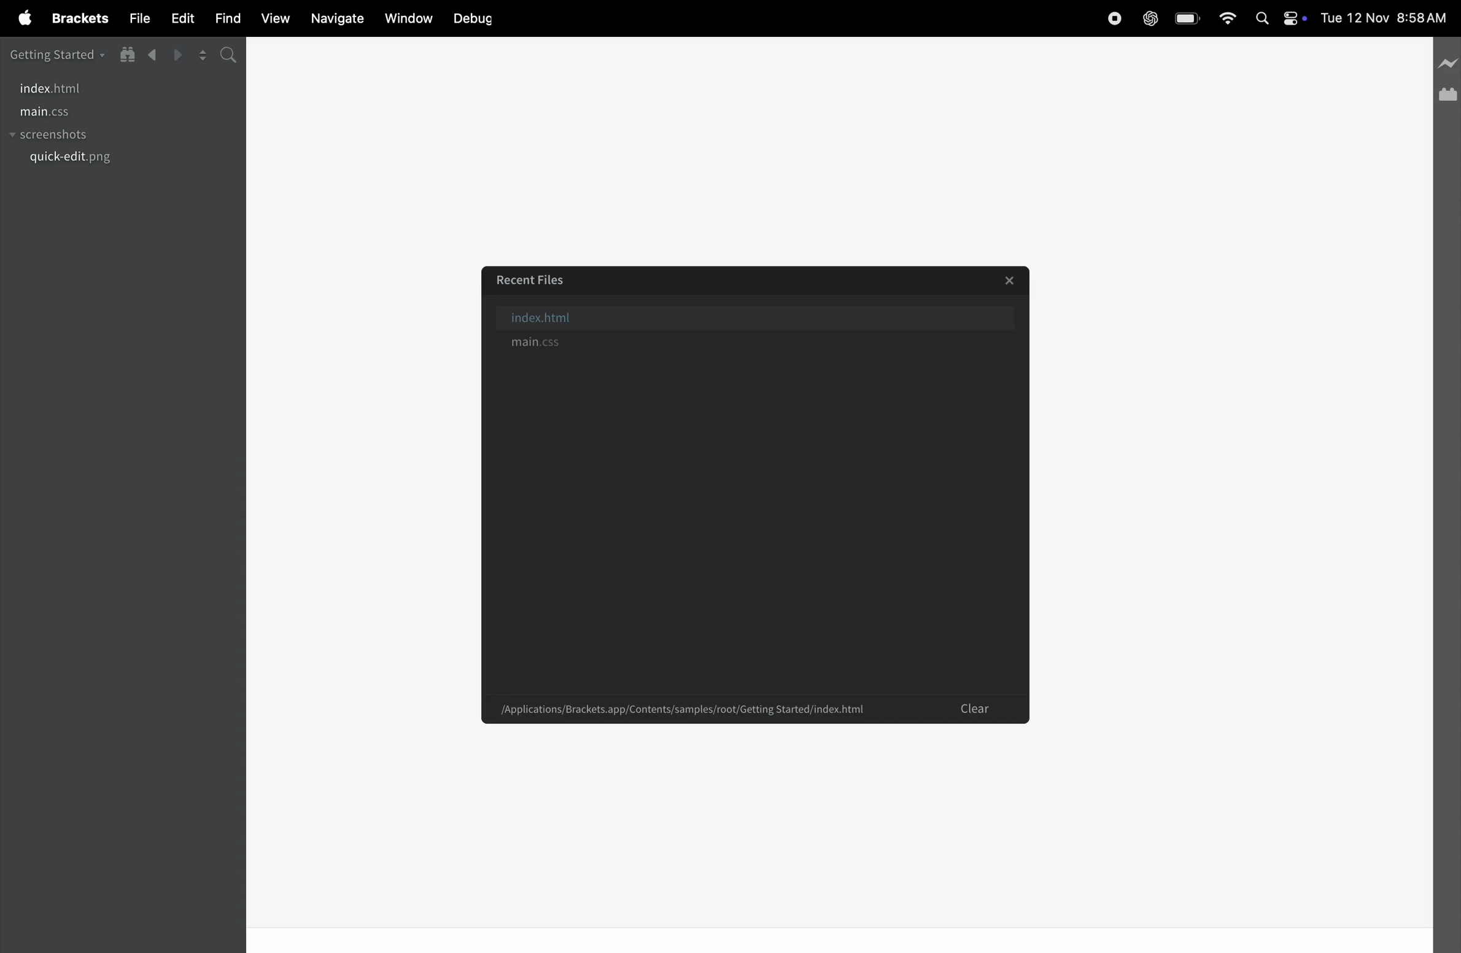  What do you see at coordinates (533, 278) in the screenshot?
I see `recent files` at bounding box center [533, 278].